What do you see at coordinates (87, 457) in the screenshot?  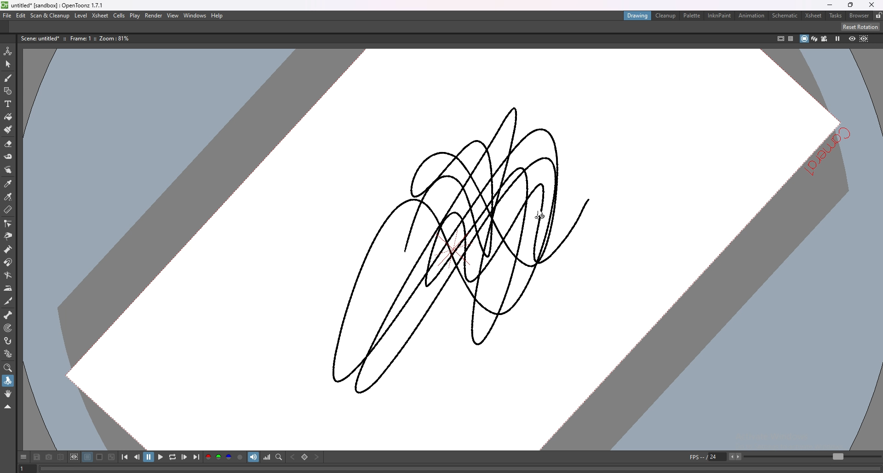 I see `black background` at bounding box center [87, 457].